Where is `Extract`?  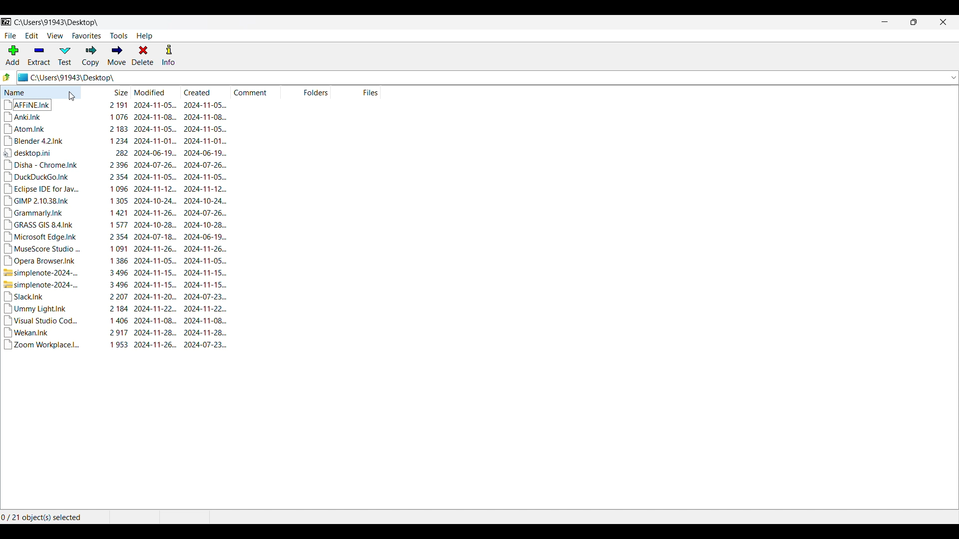 Extract is located at coordinates (39, 56).